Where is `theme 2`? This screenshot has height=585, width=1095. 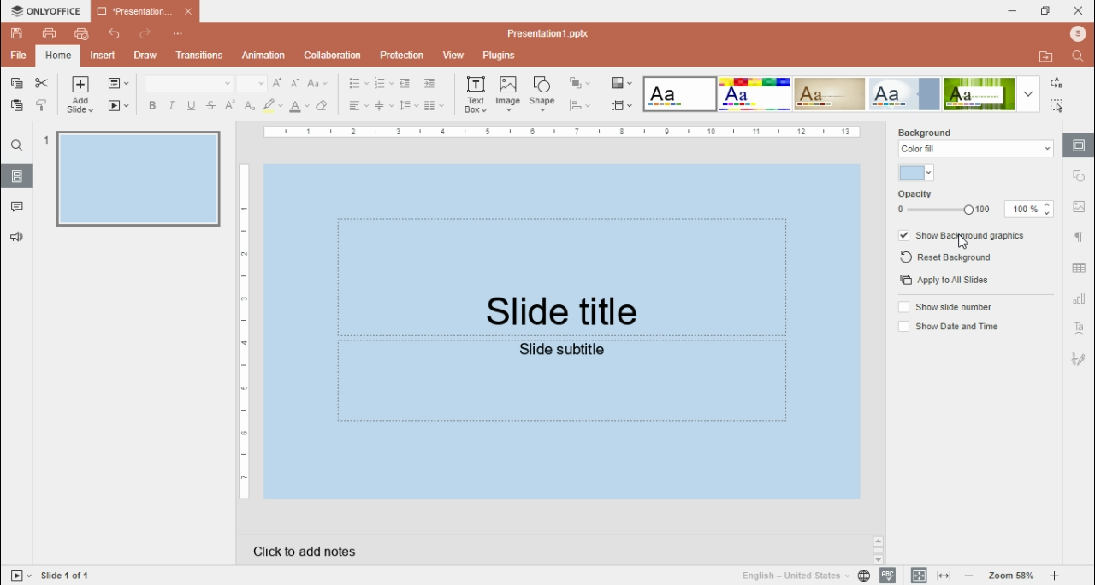 theme 2 is located at coordinates (757, 94).